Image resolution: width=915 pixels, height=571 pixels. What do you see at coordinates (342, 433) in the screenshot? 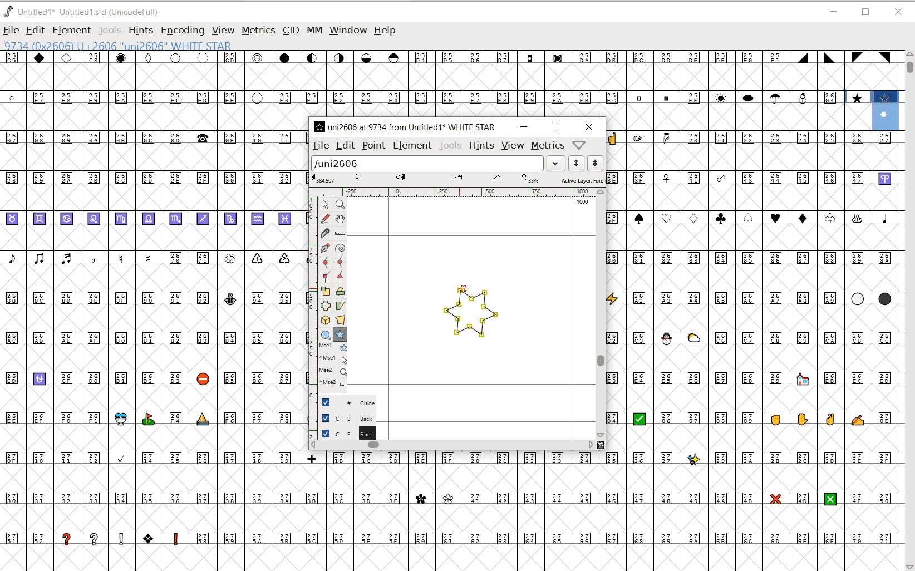
I see `FOREGROUND` at bounding box center [342, 433].